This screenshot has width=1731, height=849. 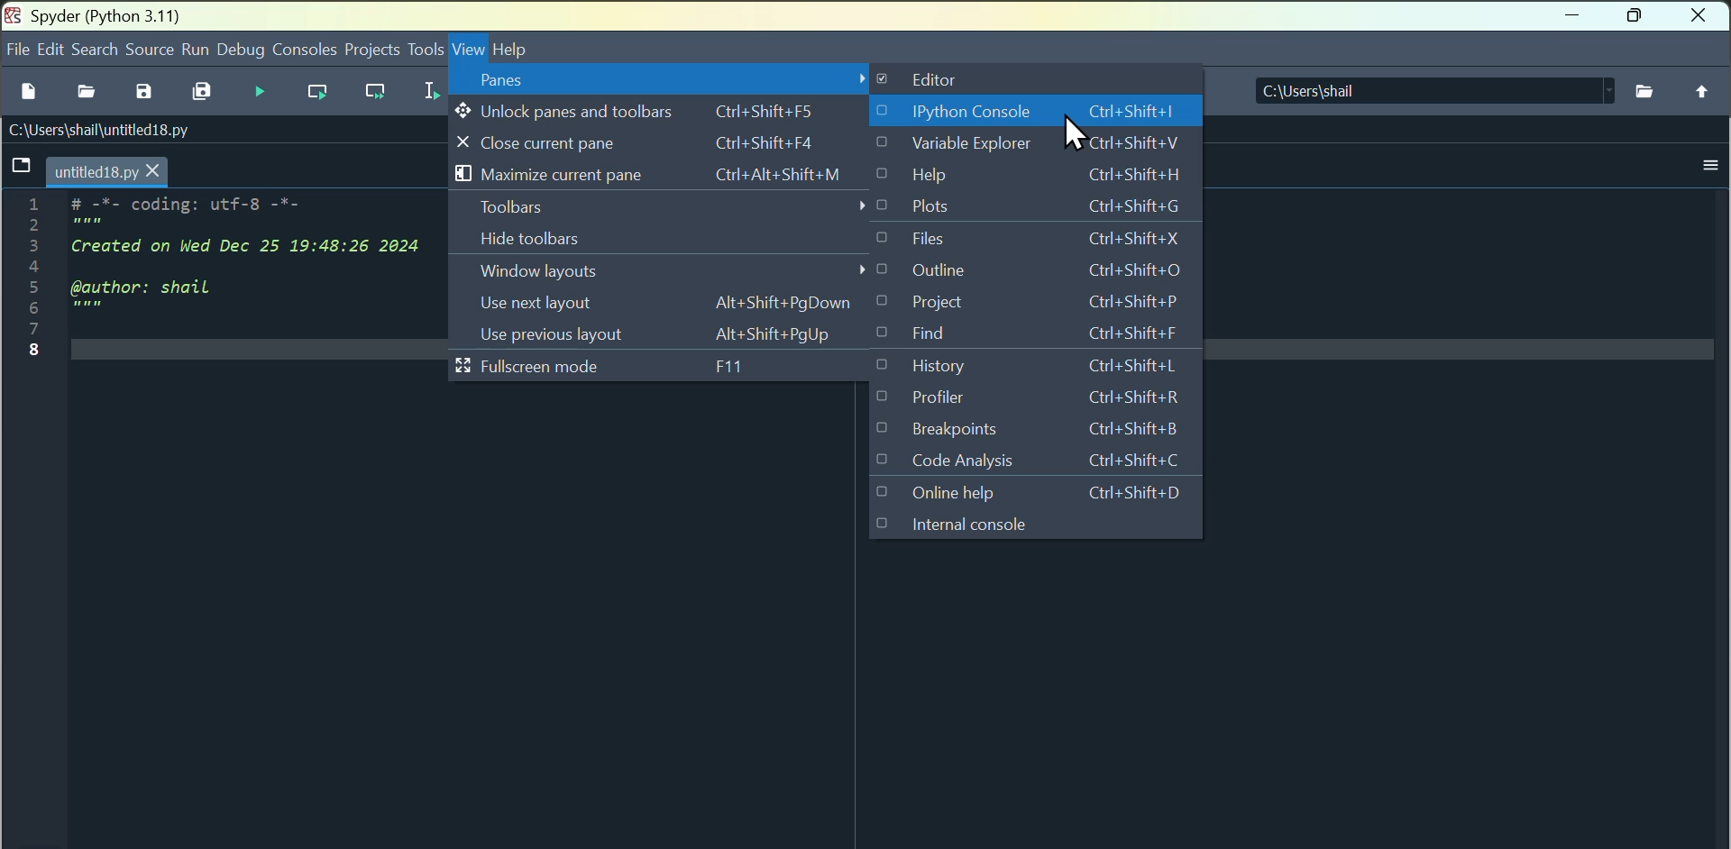 I want to click on Online help, so click(x=1029, y=496).